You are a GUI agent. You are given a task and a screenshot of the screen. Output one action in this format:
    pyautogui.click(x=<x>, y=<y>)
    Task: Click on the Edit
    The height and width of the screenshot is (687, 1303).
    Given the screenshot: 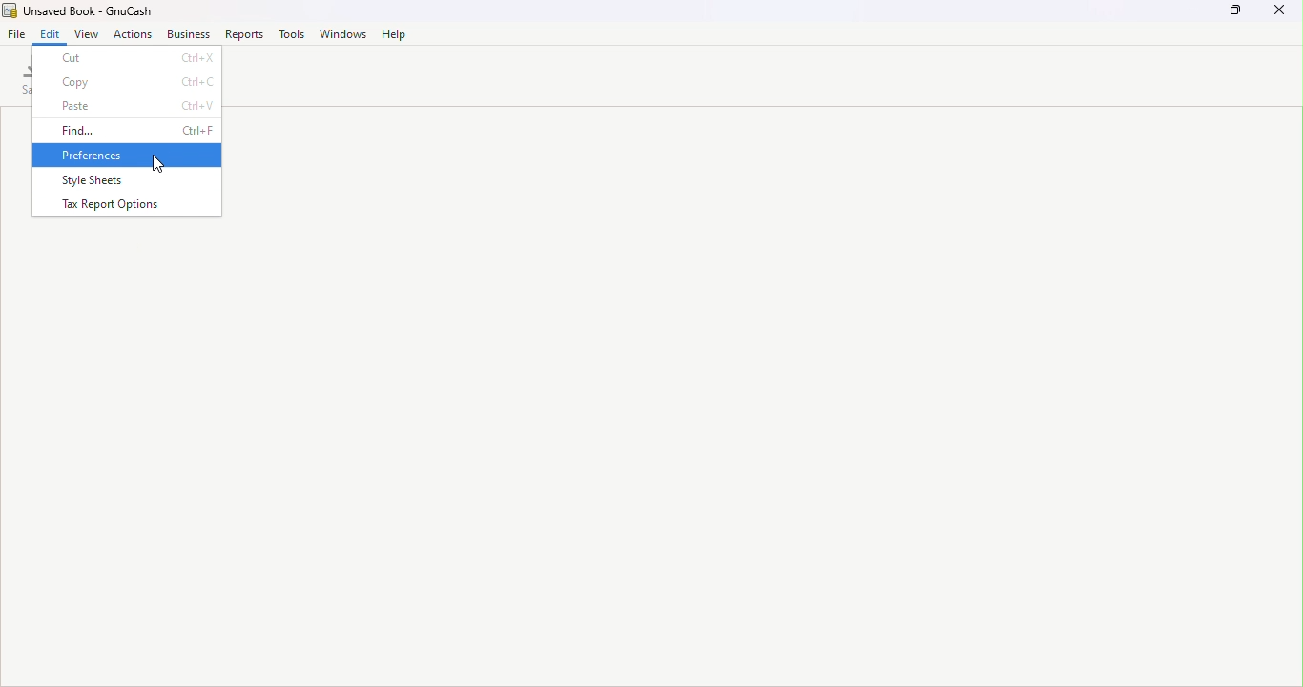 What is the action you would take?
    pyautogui.click(x=50, y=33)
    